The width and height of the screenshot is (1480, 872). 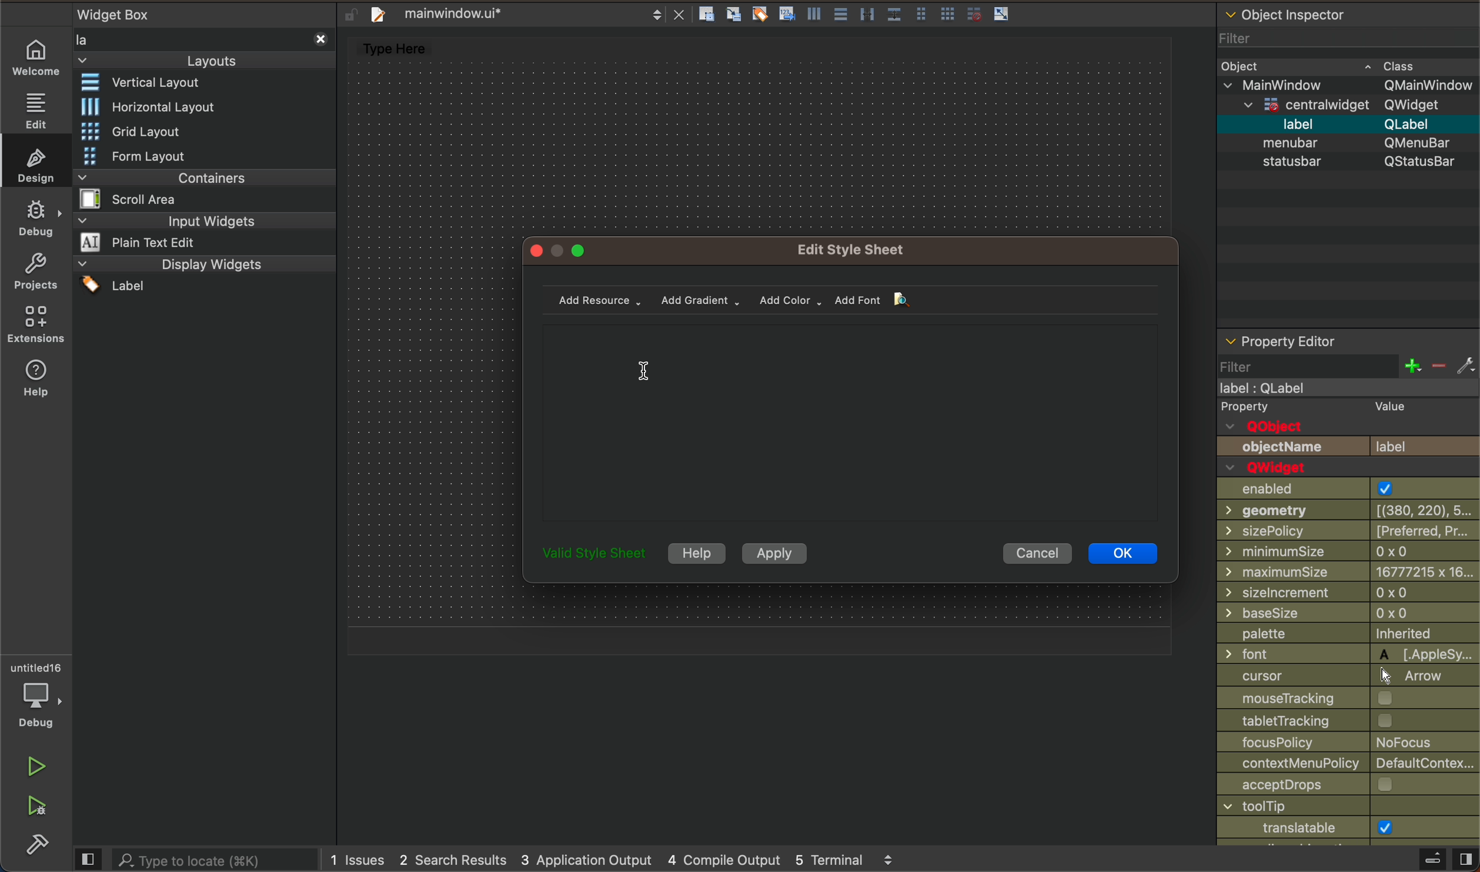 What do you see at coordinates (1348, 123) in the screenshot?
I see `label` at bounding box center [1348, 123].